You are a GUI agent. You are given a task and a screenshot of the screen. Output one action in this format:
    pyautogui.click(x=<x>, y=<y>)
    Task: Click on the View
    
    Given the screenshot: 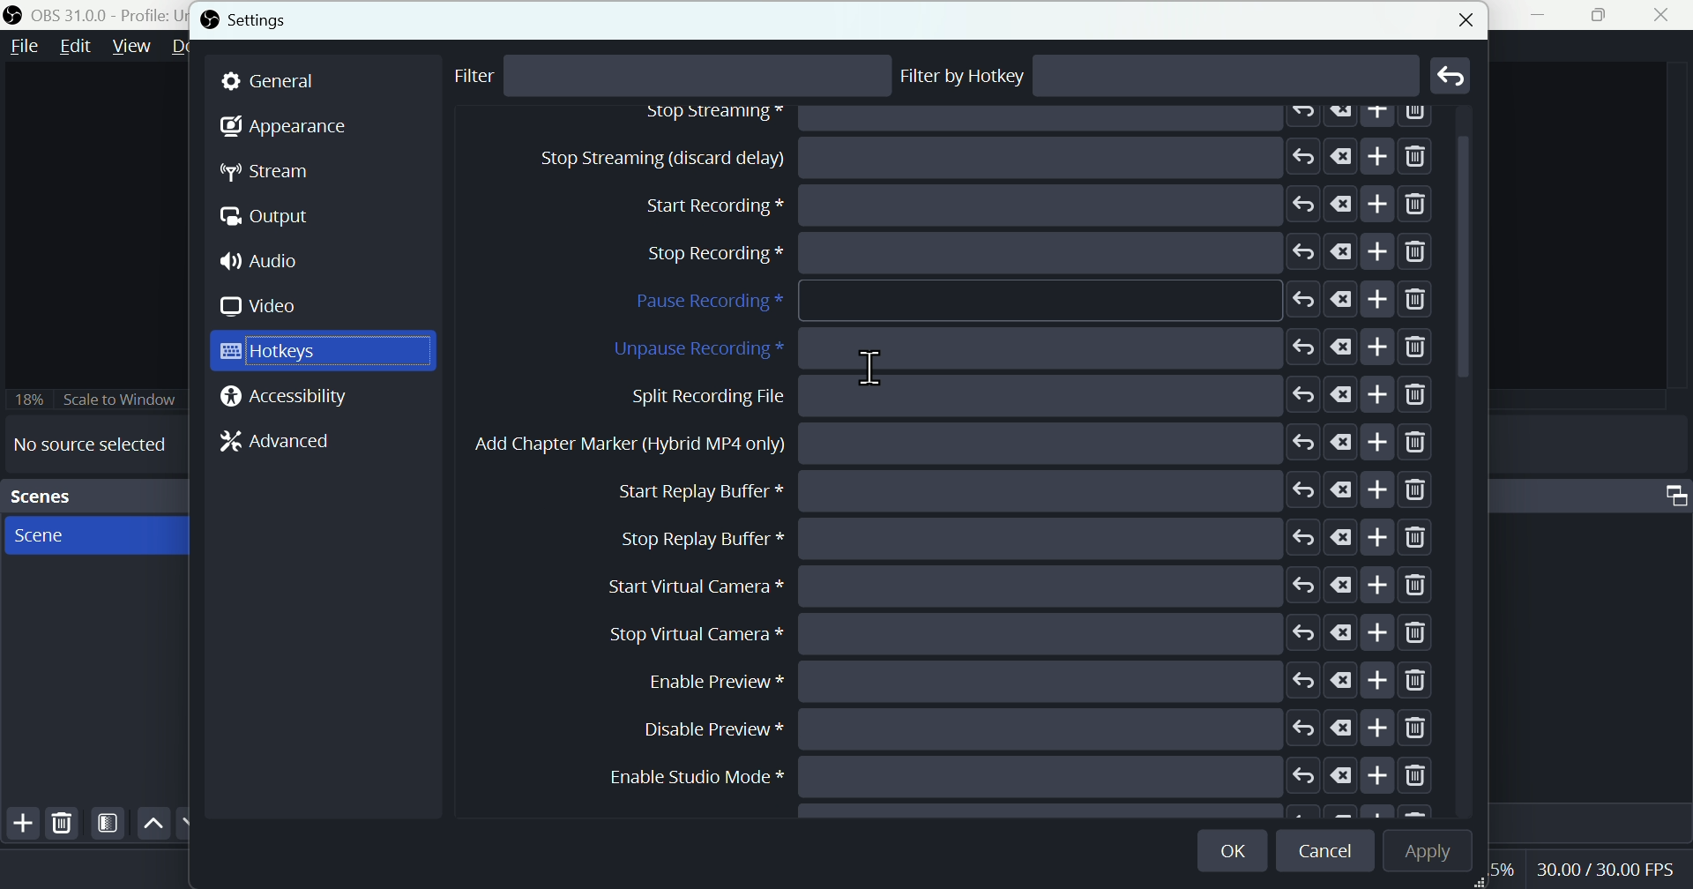 What is the action you would take?
    pyautogui.click(x=128, y=47)
    